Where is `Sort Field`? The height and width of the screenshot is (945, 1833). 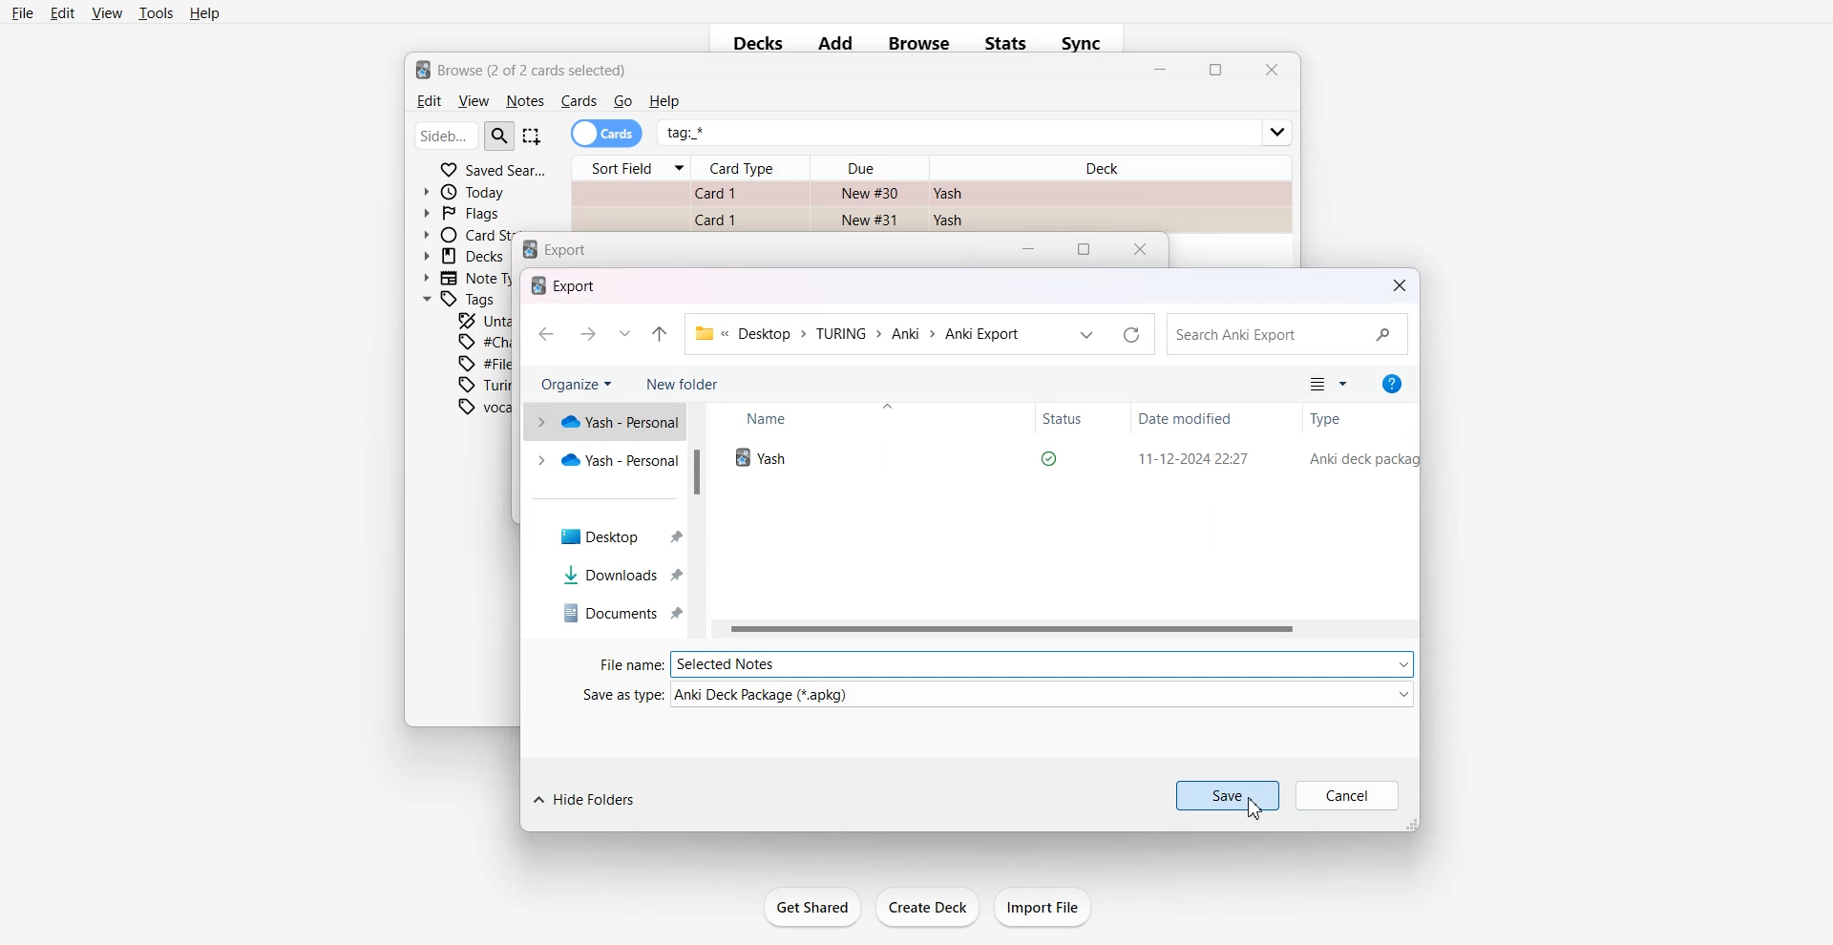 Sort Field is located at coordinates (630, 168).